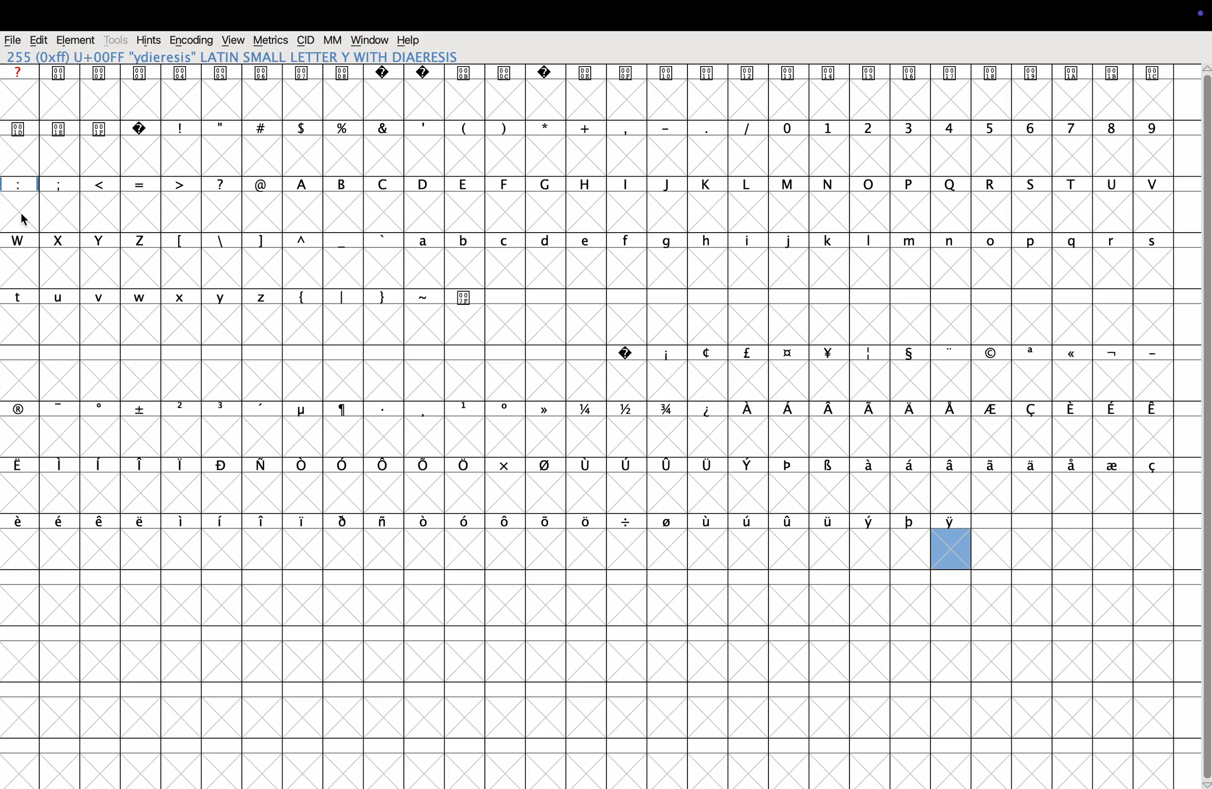  Describe the element at coordinates (181, 253) in the screenshot. I see `[` at that location.